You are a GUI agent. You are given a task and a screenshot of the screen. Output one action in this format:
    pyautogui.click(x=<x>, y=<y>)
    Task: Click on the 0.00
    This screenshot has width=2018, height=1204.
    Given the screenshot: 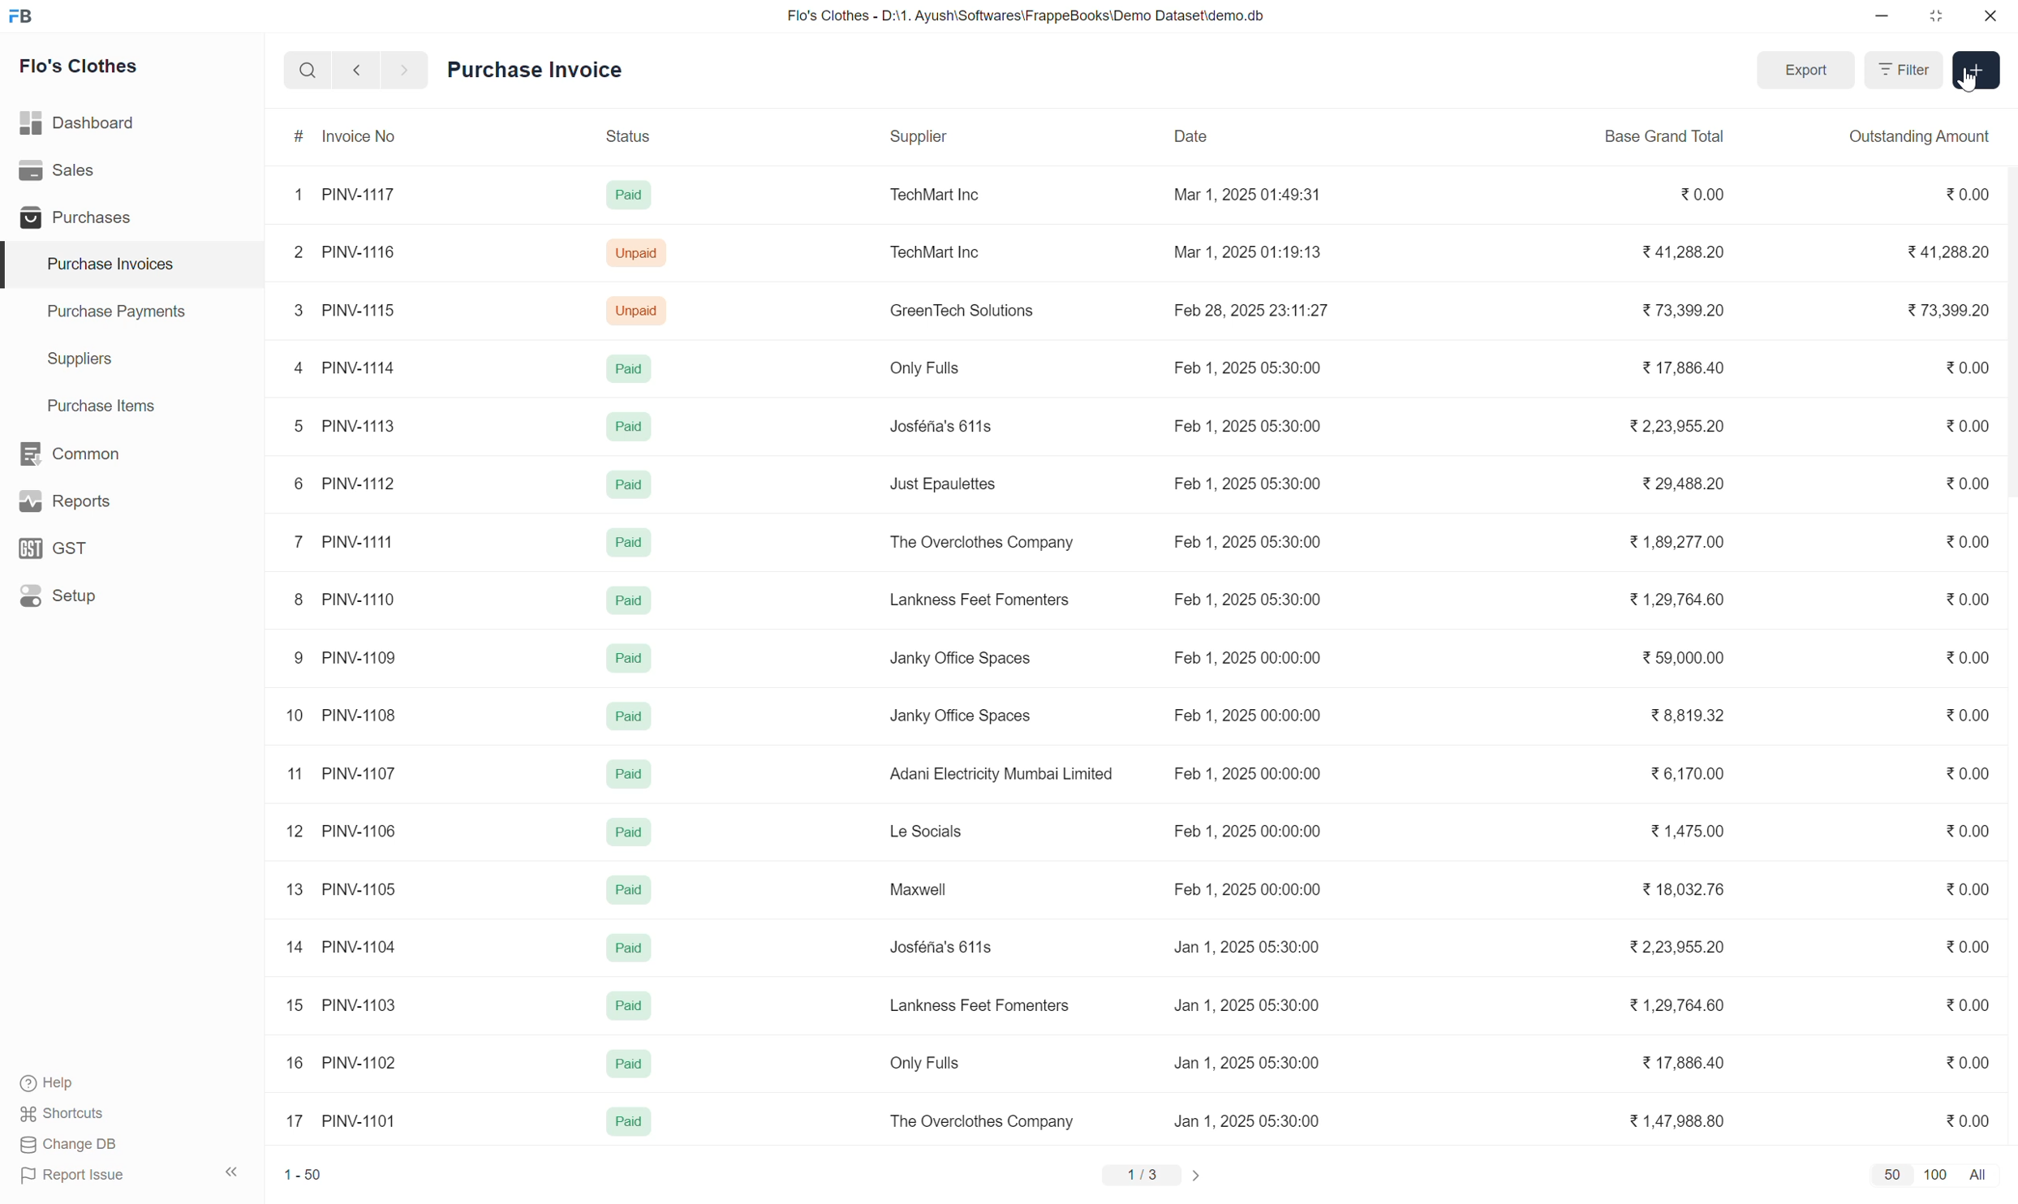 What is the action you would take?
    pyautogui.click(x=1968, y=368)
    